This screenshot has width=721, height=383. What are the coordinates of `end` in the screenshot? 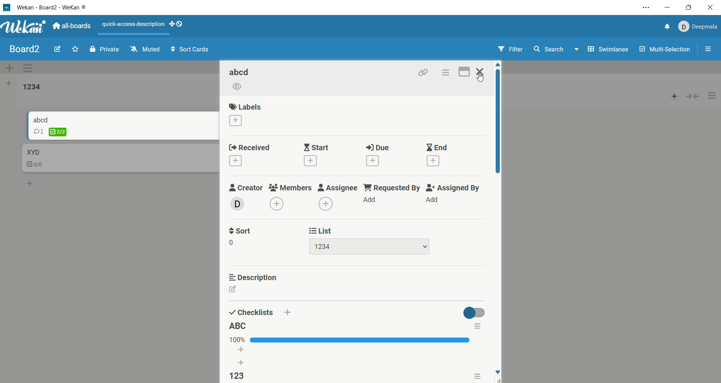 It's located at (436, 151).